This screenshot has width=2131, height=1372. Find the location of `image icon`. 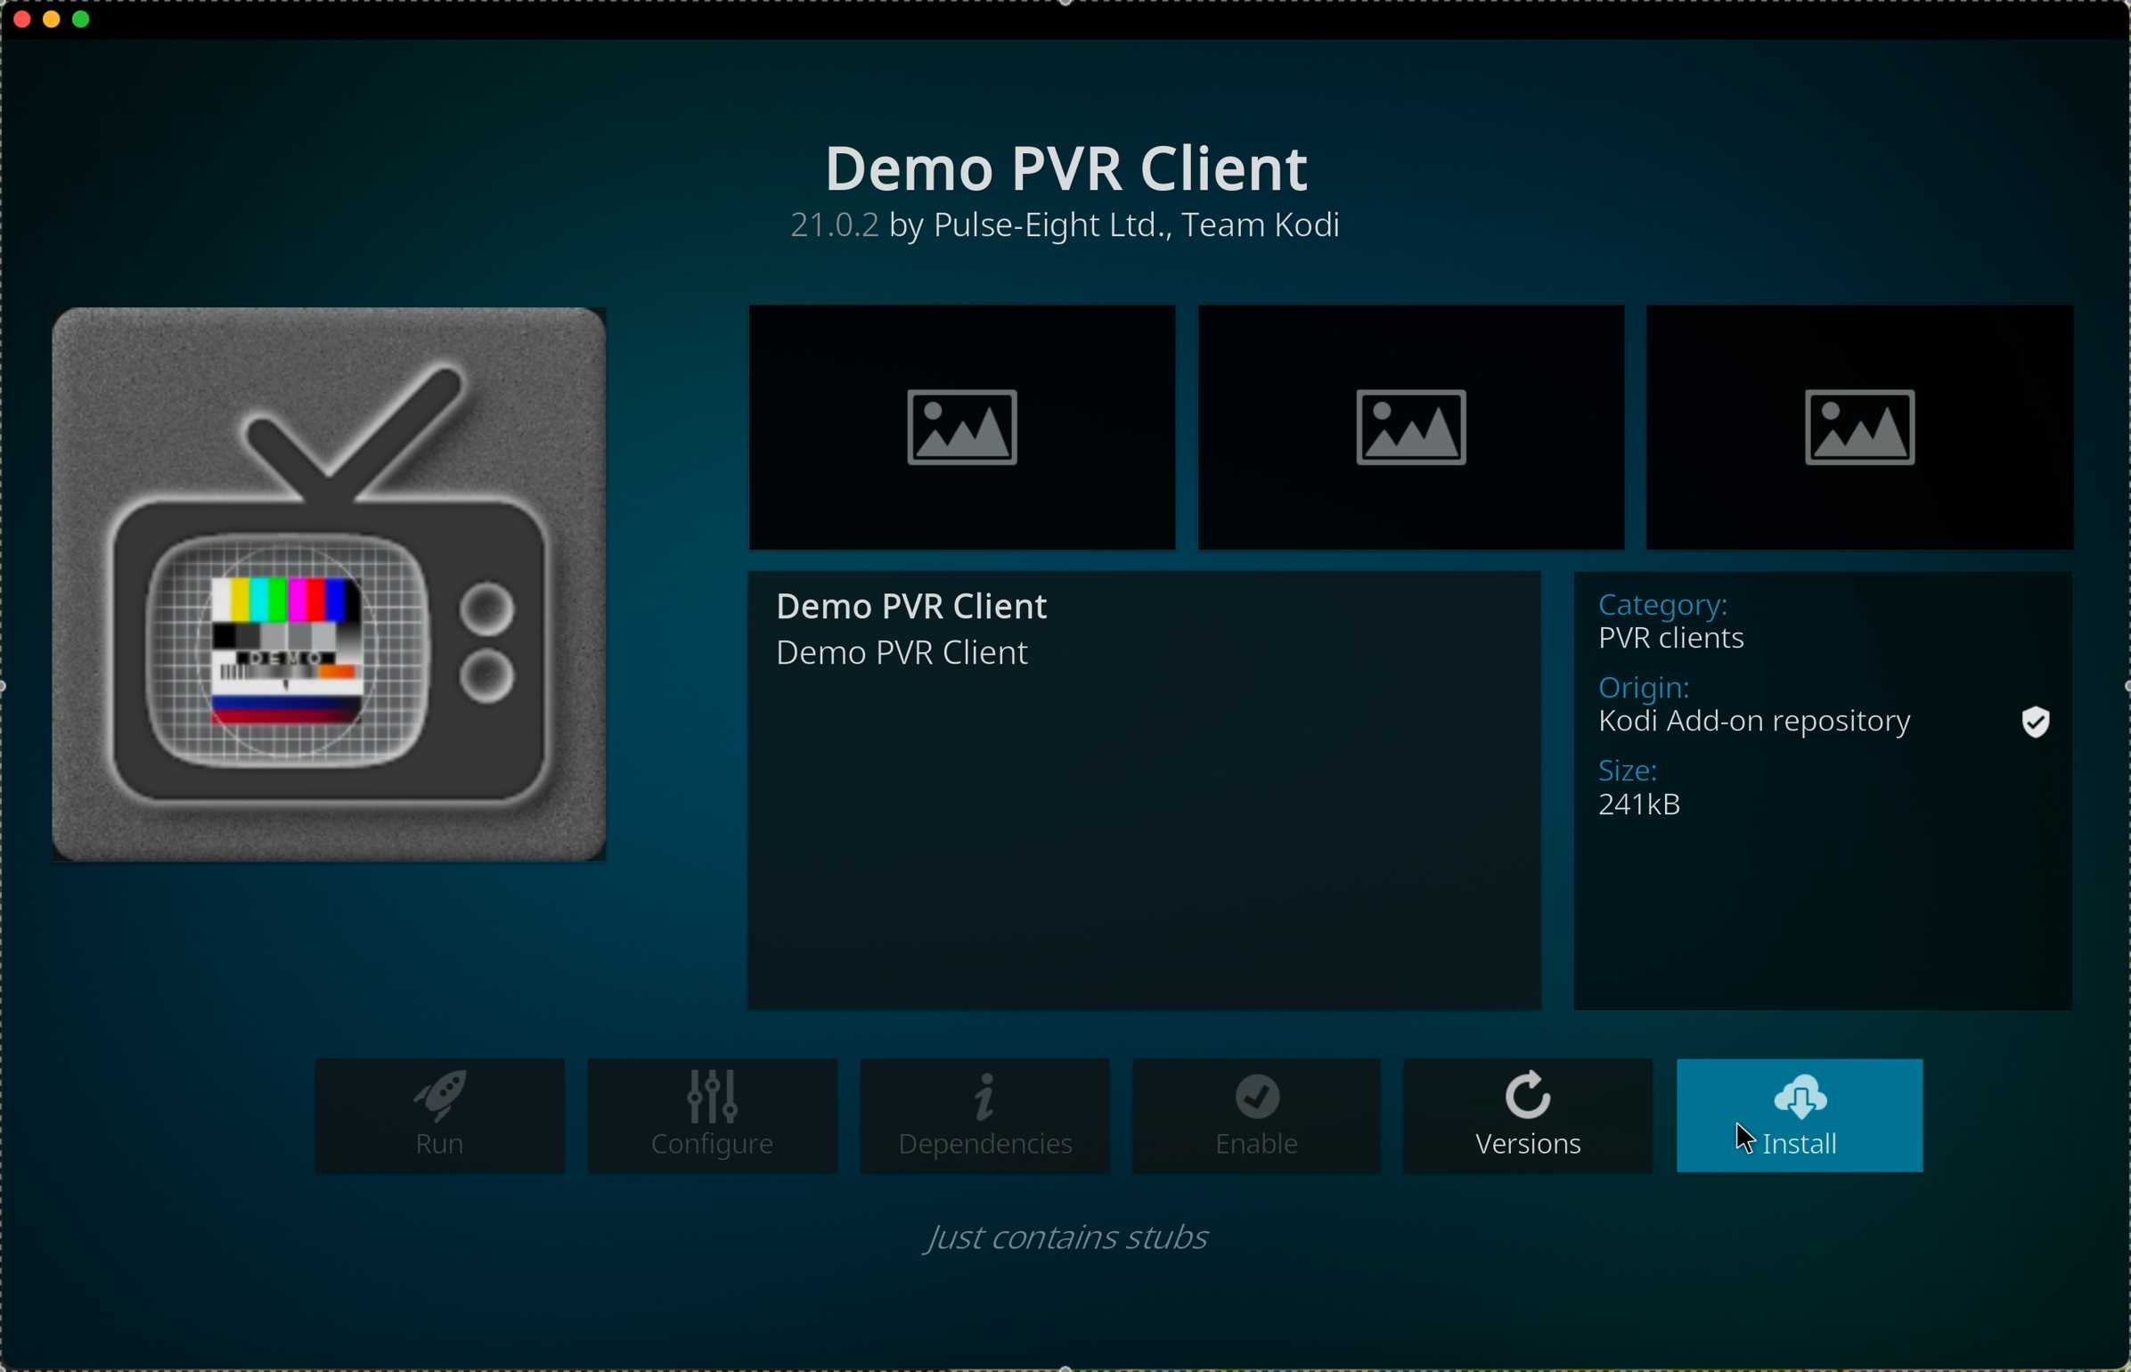

image icon is located at coordinates (960, 427).